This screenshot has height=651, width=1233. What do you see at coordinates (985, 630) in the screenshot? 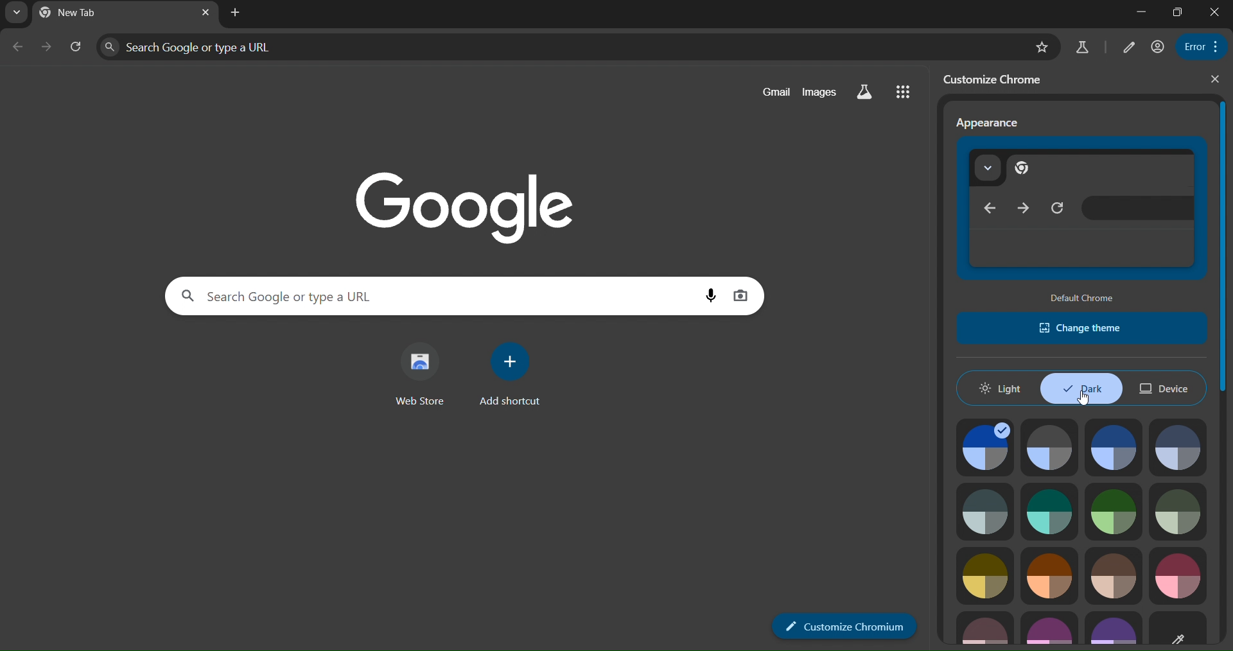
I see `theme icon` at bounding box center [985, 630].